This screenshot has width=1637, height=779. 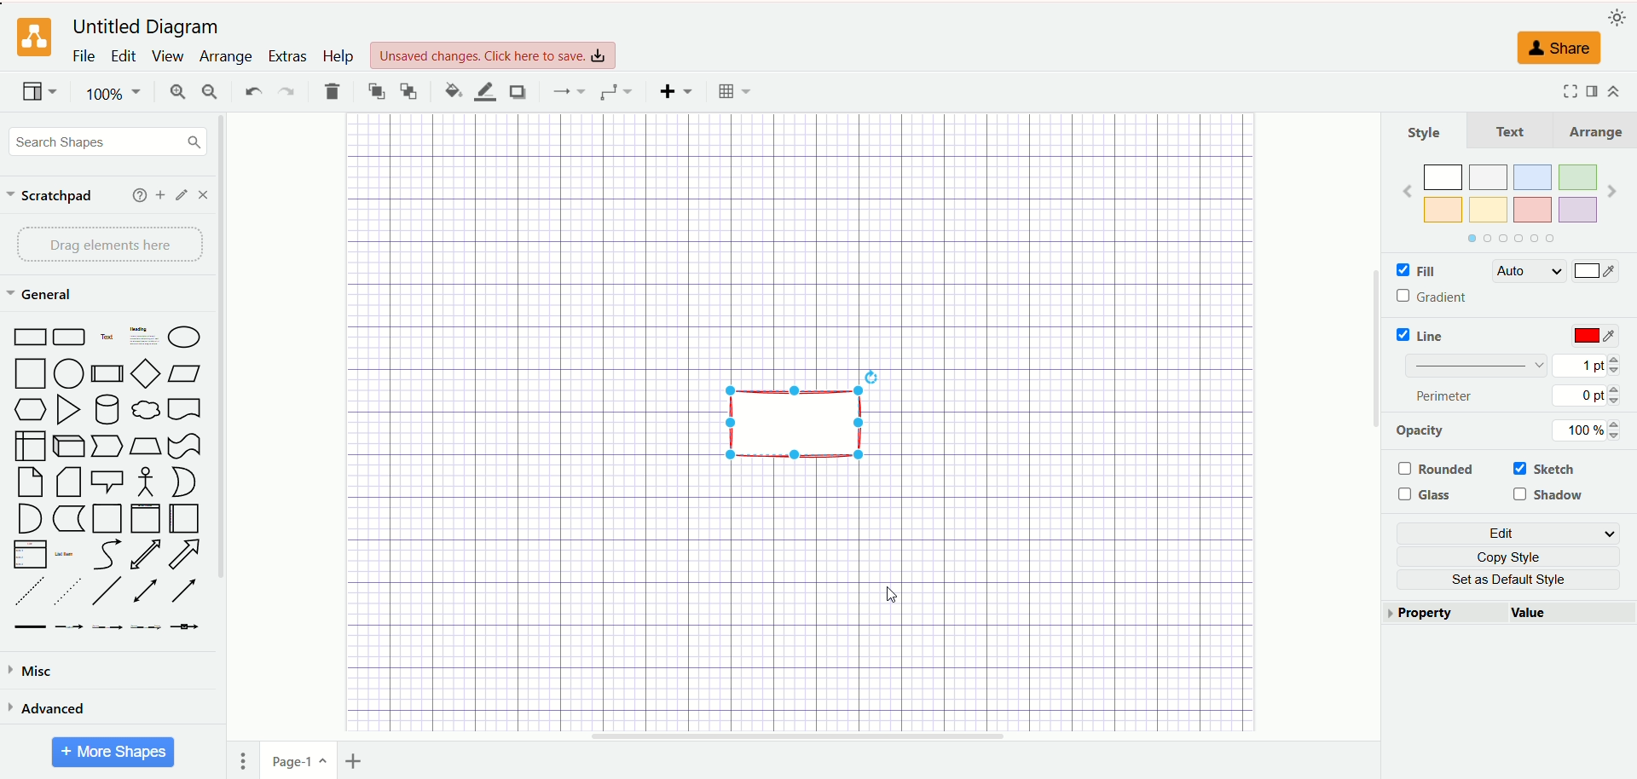 What do you see at coordinates (673, 91) in the screenshot?
I see `insert` at bounding box center [673, 91].